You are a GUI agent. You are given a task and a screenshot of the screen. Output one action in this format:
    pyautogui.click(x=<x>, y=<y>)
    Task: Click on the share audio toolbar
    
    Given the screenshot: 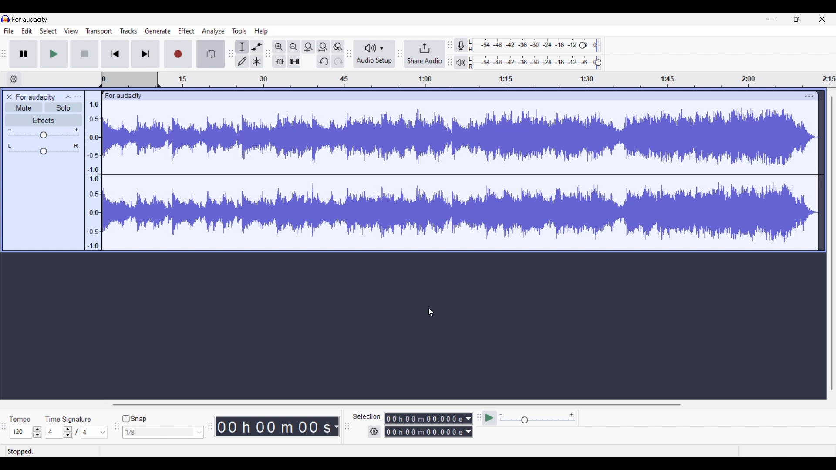 What is the action you would take?
    pyautogui.click(x=398, y=54)
    